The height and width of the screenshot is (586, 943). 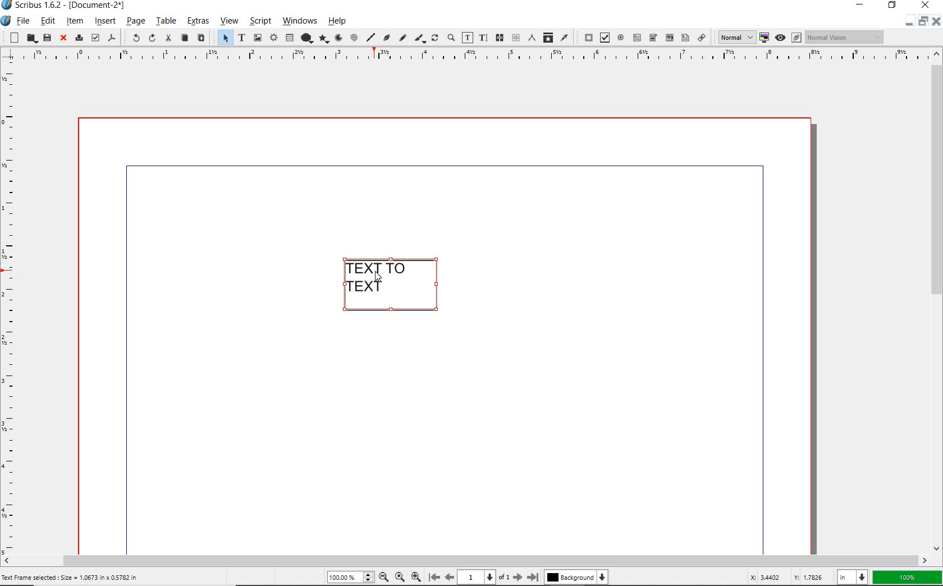 I want to click on link text frames, so click(x=500, y=38).